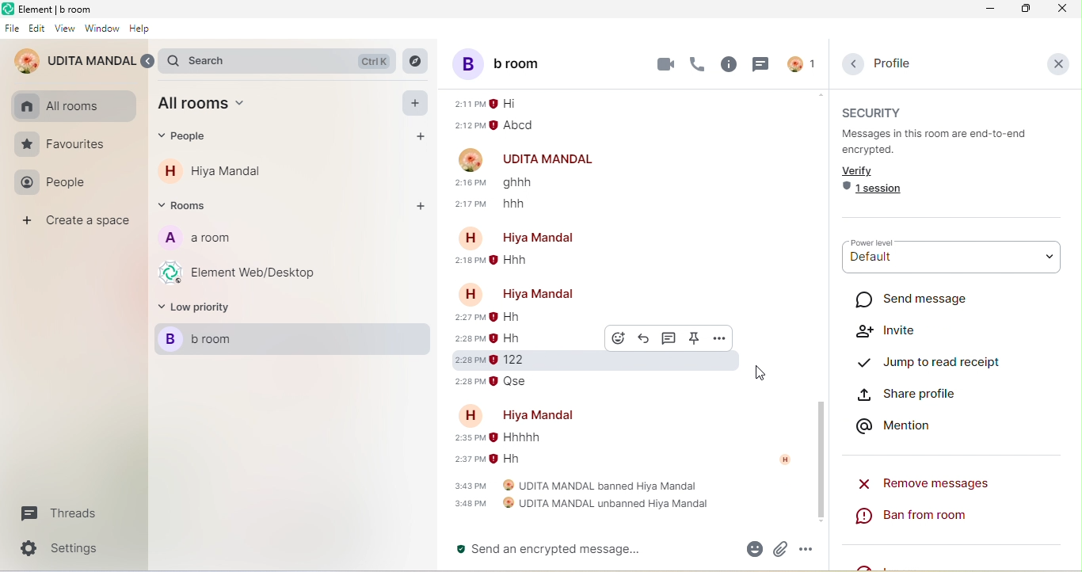  Describe the element at coordinates (242, 272) in the screenshot. I see `element web/desktop` at that location.